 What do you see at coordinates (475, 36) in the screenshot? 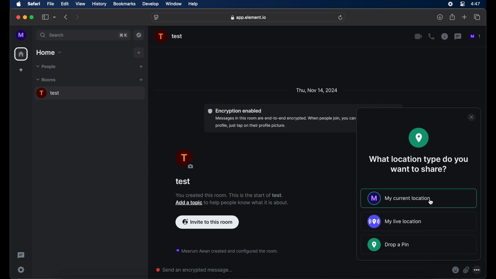
I see `messages` at bounding box center [475, 36].